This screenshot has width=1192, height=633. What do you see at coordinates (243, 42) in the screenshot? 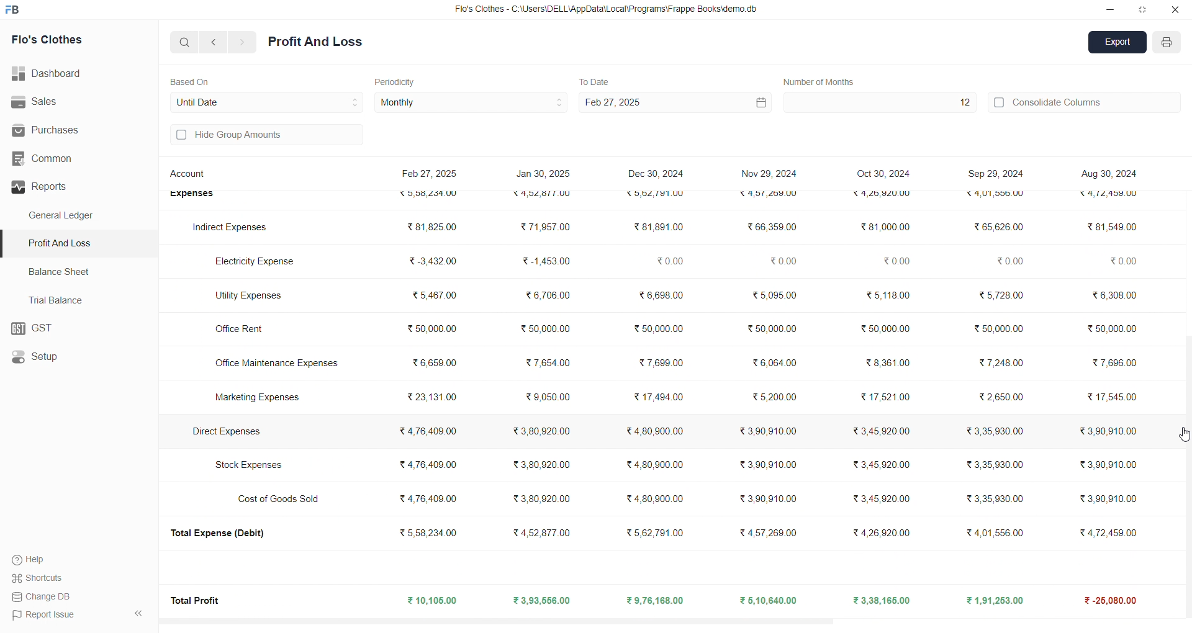
I see `navigate forward` at bounding box center [243, 42].